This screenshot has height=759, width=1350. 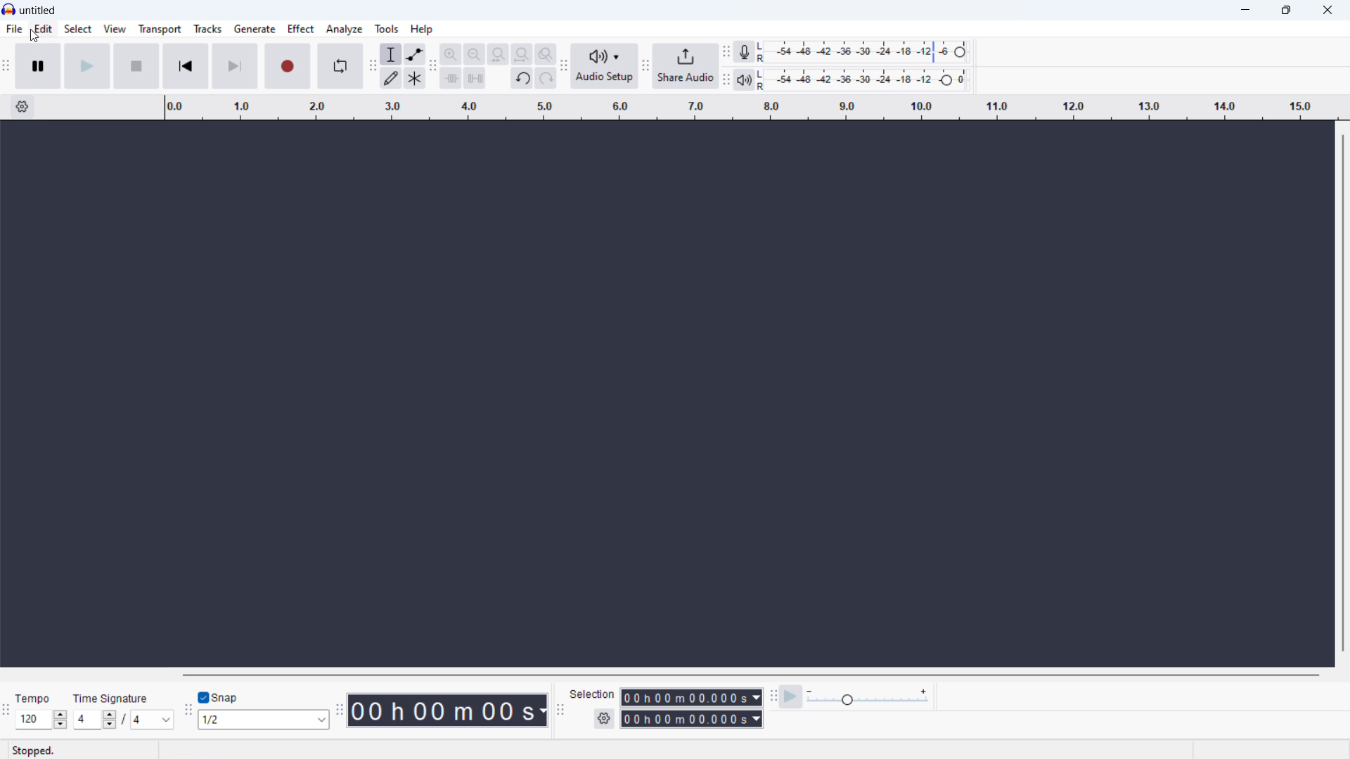 I want to click on recording level, so click(x=868, y=53).